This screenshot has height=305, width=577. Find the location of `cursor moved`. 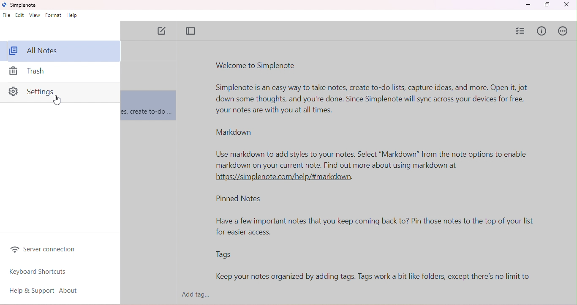

cursor moved is located at coordinates (57, 101).